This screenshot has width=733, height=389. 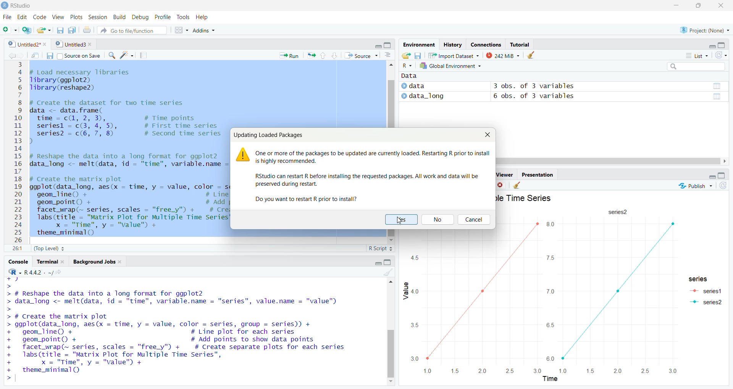 What do you see at coordinates (181, 30) in the screenshot?
I see `works space panes` at bounding box center [181, 30].